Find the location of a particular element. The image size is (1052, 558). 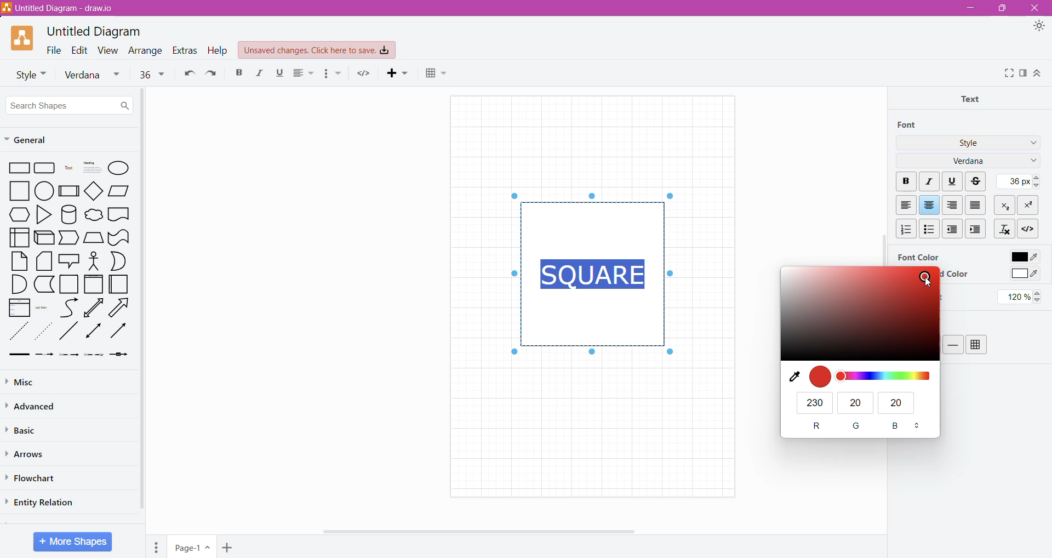

Thin Arrow is located at coordinates (68, 355).